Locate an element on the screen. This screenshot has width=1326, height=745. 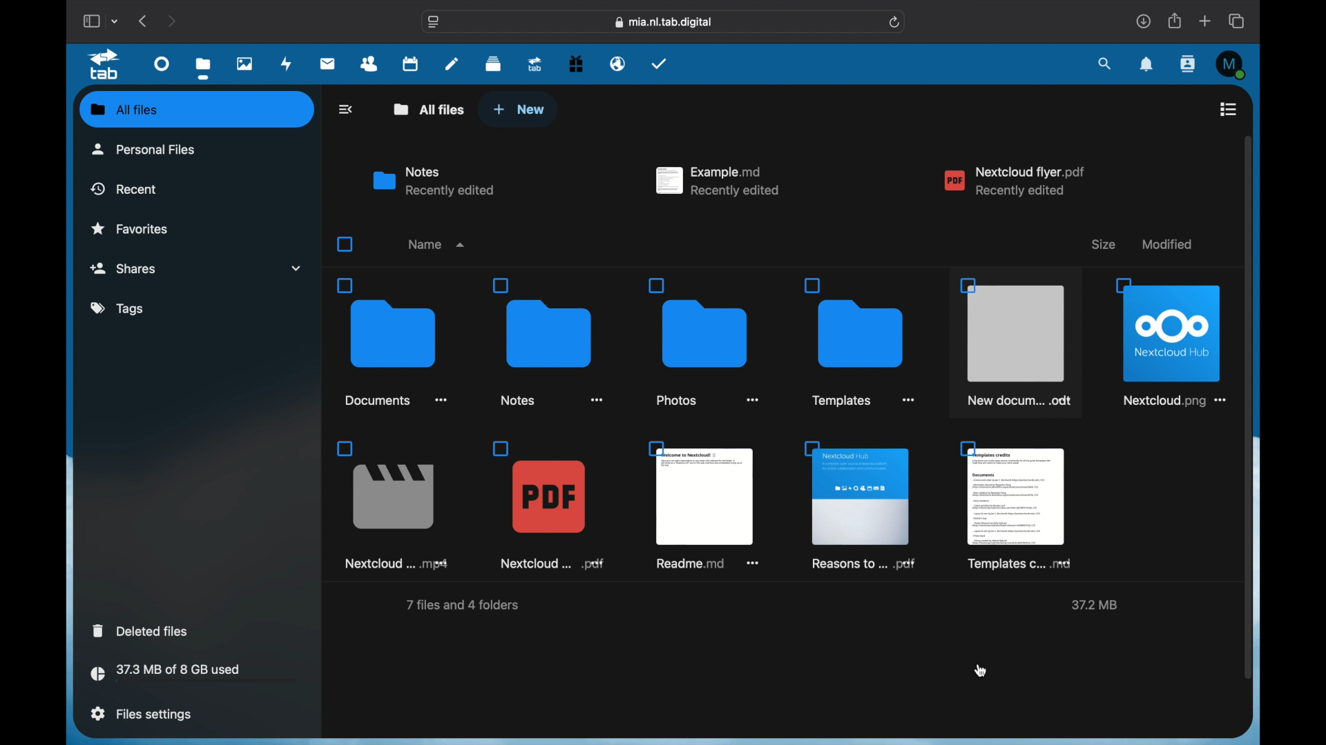
file is located at coordinates (391, 505).